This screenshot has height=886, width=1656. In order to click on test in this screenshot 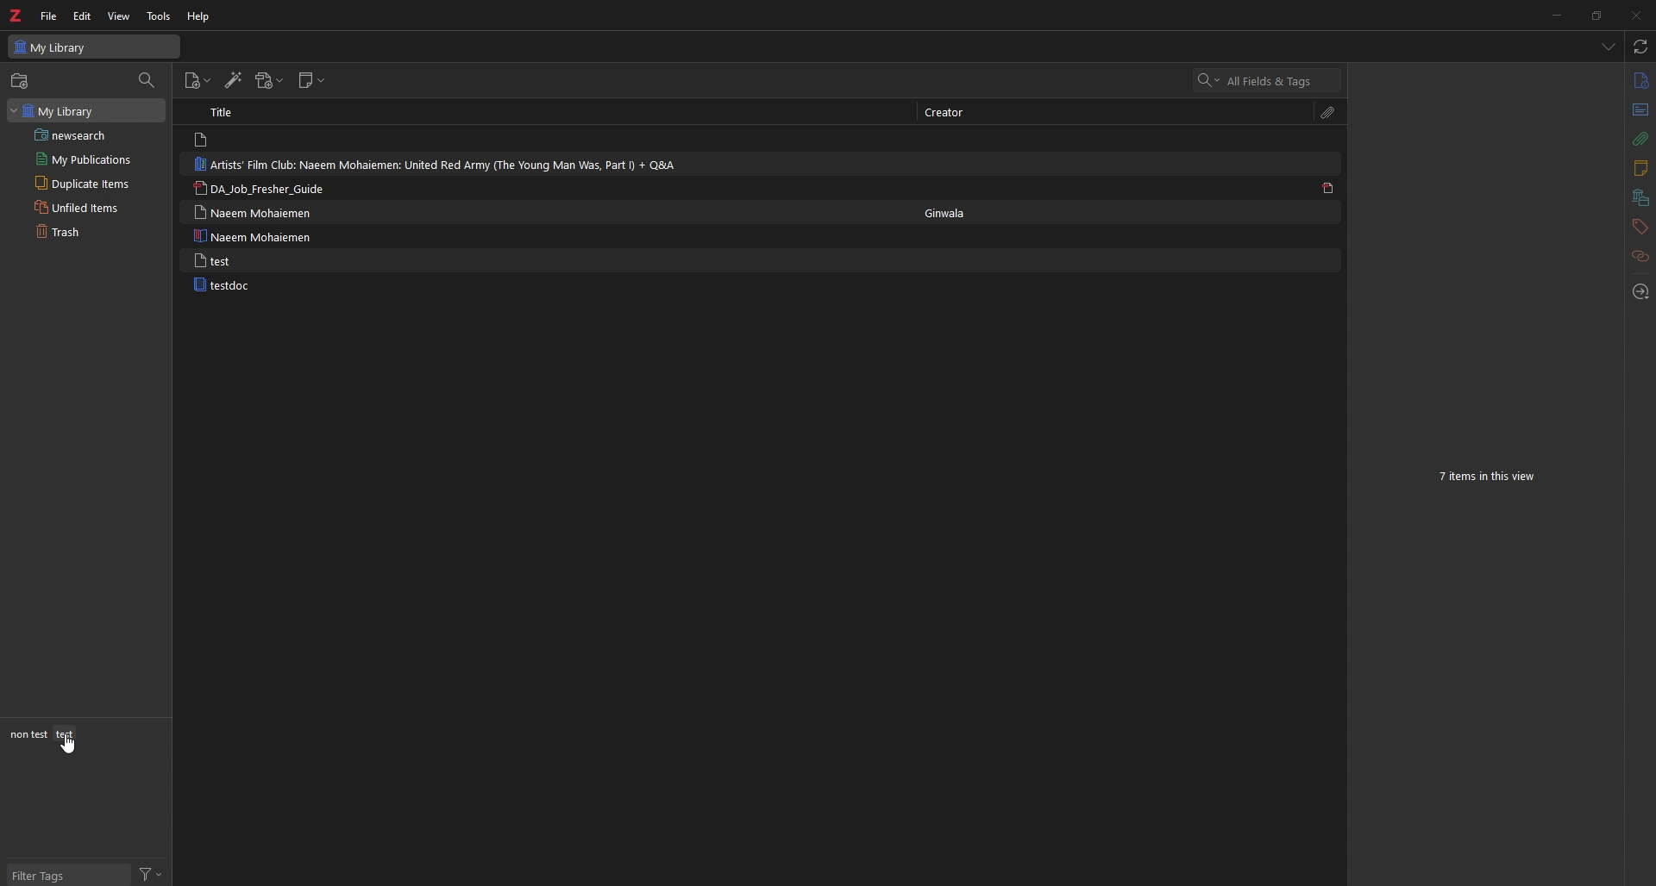, I will do `click(64, 735)`.